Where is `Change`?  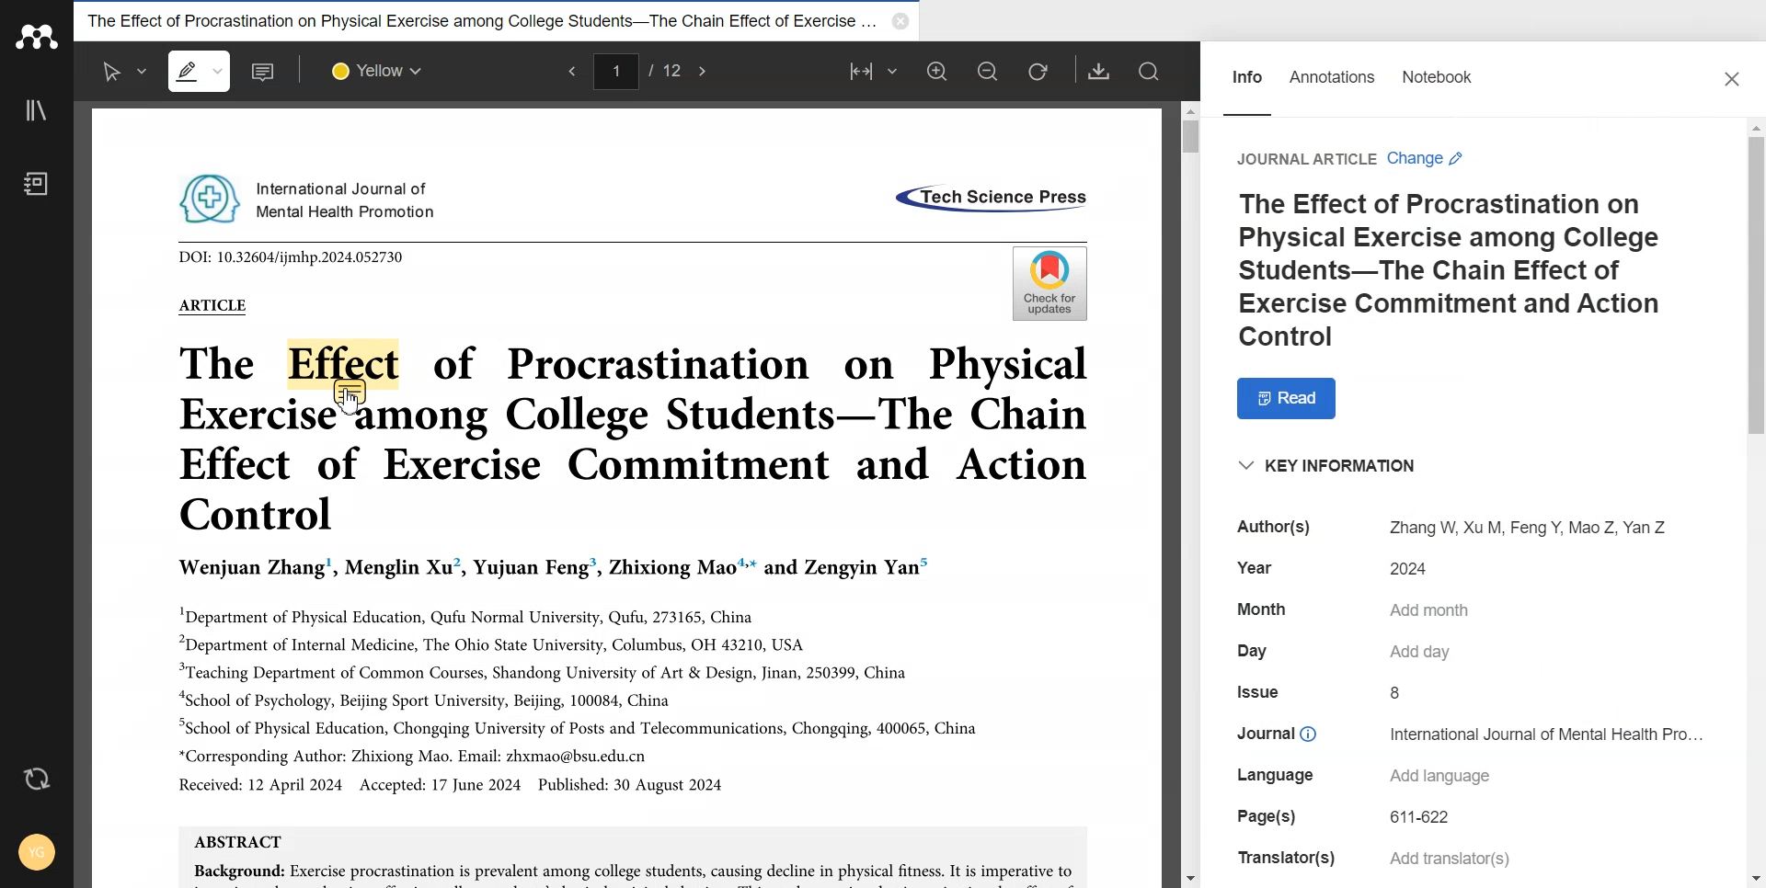
Change is located at coordinates (1429, 158).